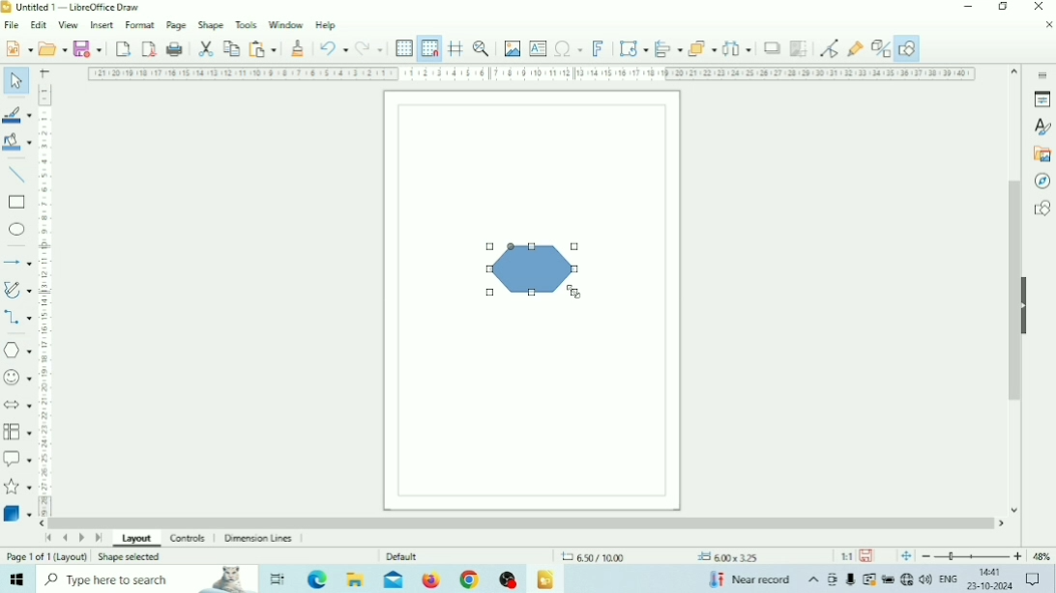  What do you see at coordinates (17, 115) in the screenshot?
I see `Line Color` at bounding box center [17, 115].